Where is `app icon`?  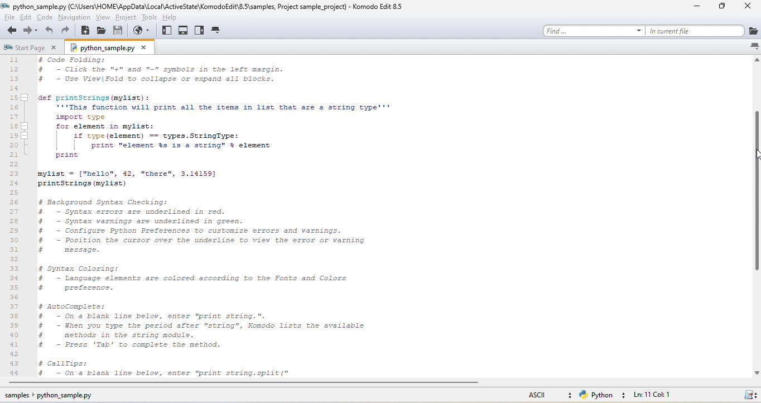 app icon is located at coordinates (6, 6).